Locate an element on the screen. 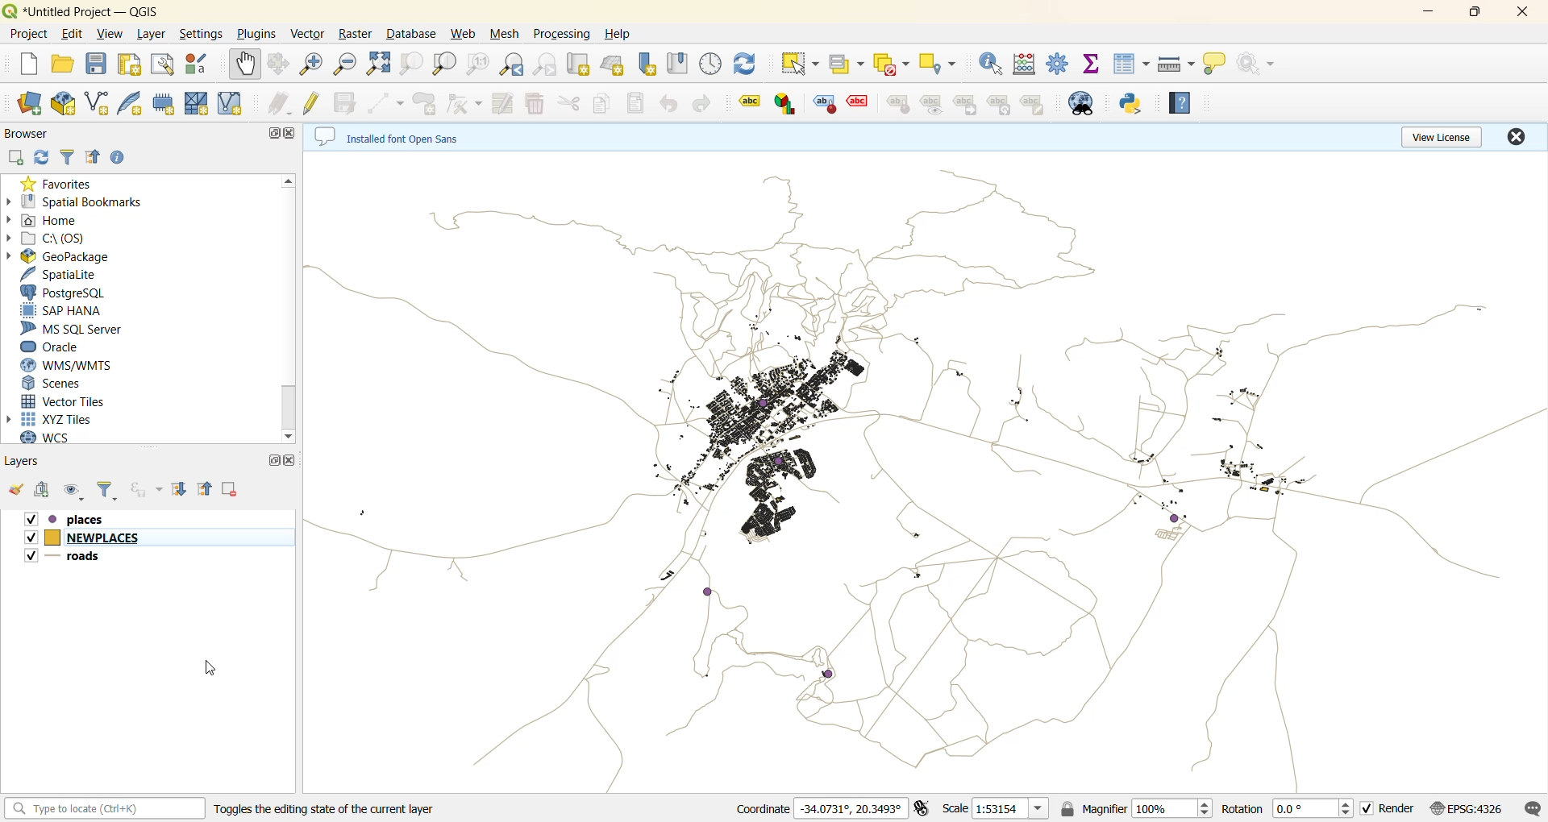 The height and width of the screenshot is (822, 1548). preview is located at coordinates (933, 105).